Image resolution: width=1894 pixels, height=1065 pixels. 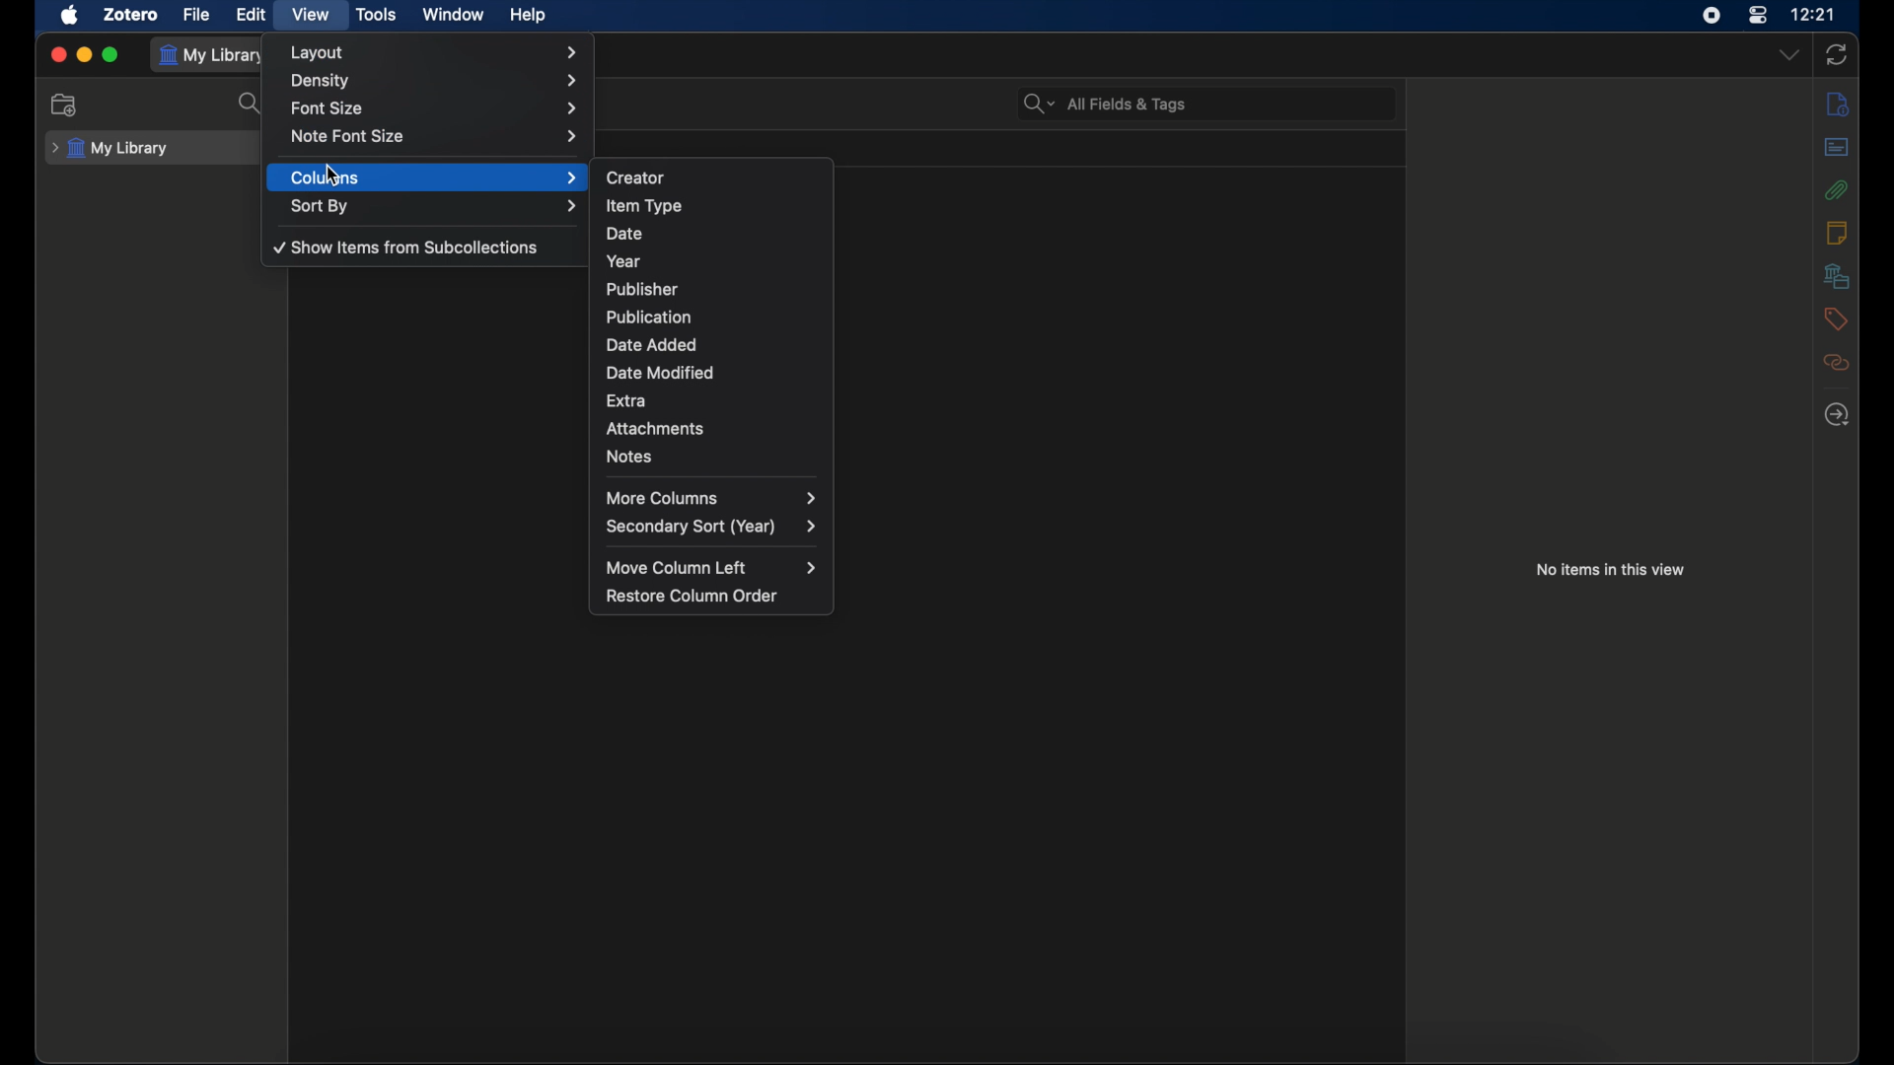 I want to click on info, so click(x=1837, y=103).